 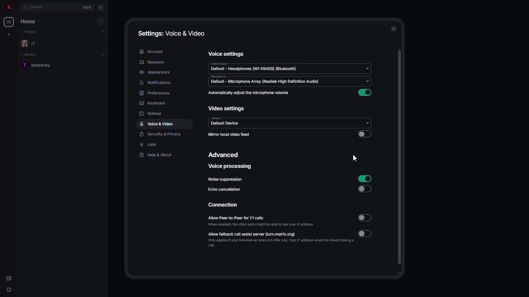 What do you see at coordinates (87, 7) in the screenshot?
I see `ctrl K` at bounding box center [87, 7].